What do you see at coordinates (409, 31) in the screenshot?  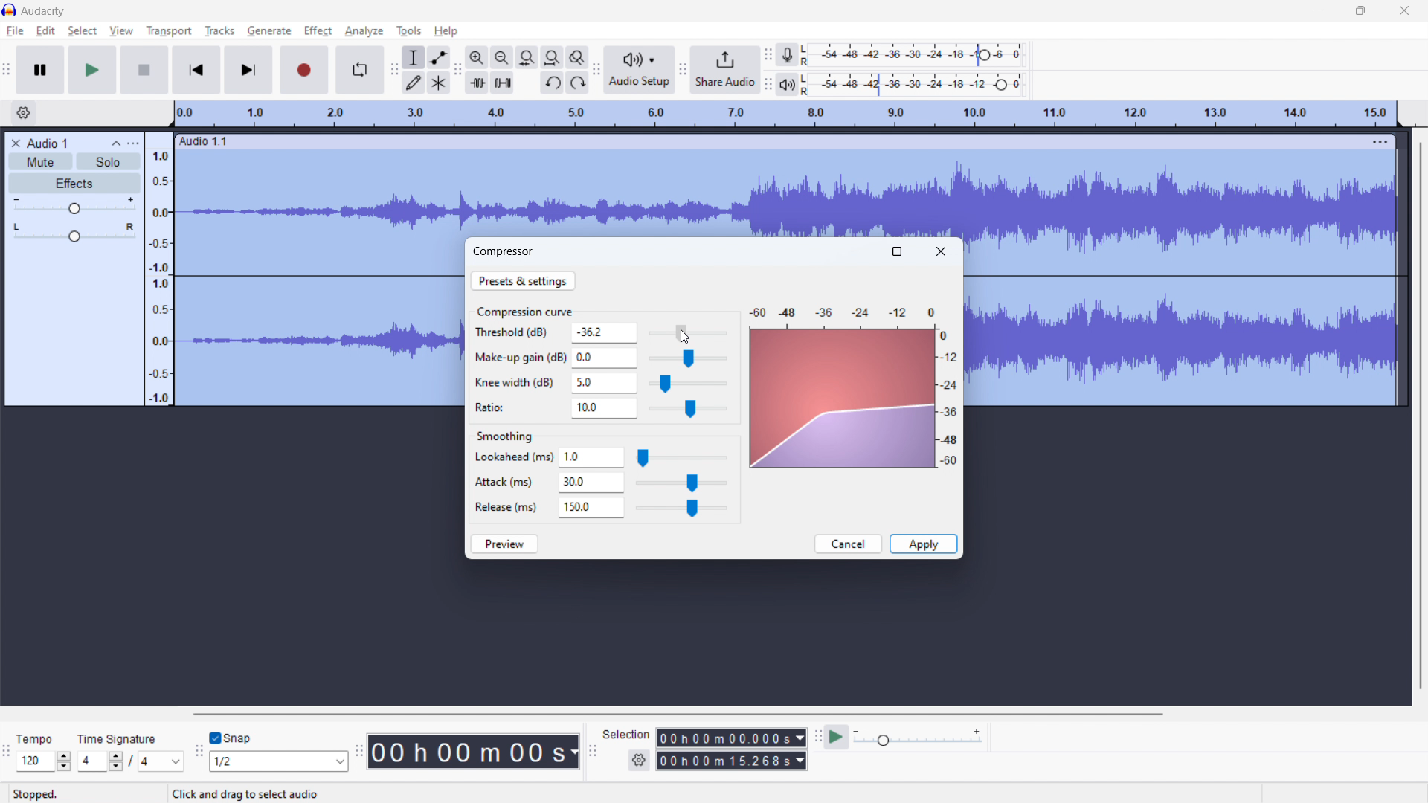 I see `tools` at bounding box center [409, 31].